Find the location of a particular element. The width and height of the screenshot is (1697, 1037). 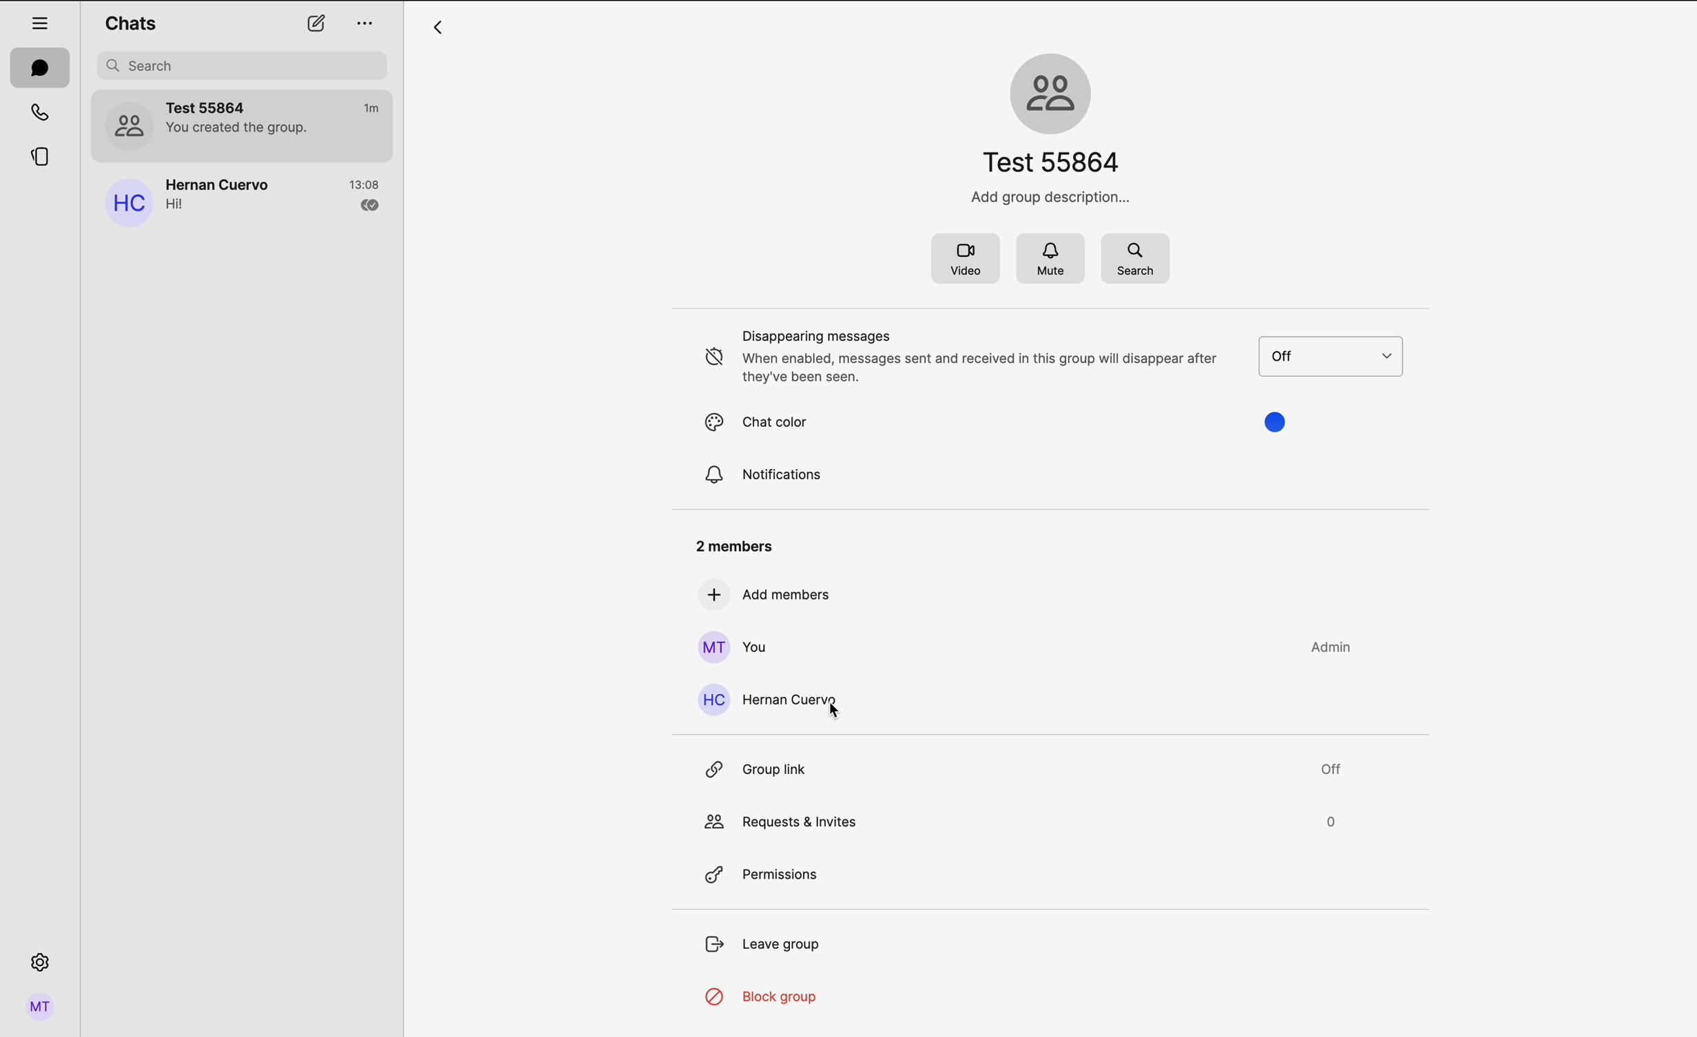

Hernan Cuervo chat is located at coordinates (240, 200).